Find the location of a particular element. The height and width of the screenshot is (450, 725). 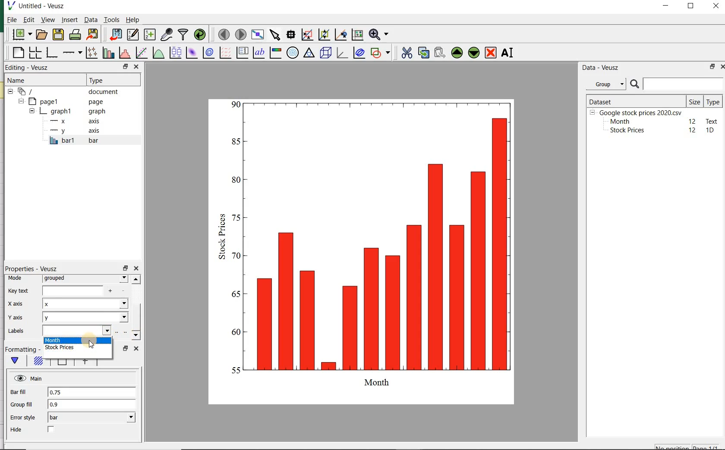

view is located at coordinates (48, 20).